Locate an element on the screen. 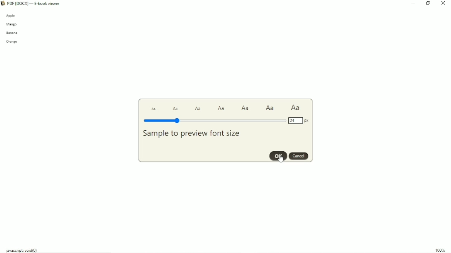 The width and height of the screenshot is (451, 253). javascript.void(0) is located at coordinates (23, 250).